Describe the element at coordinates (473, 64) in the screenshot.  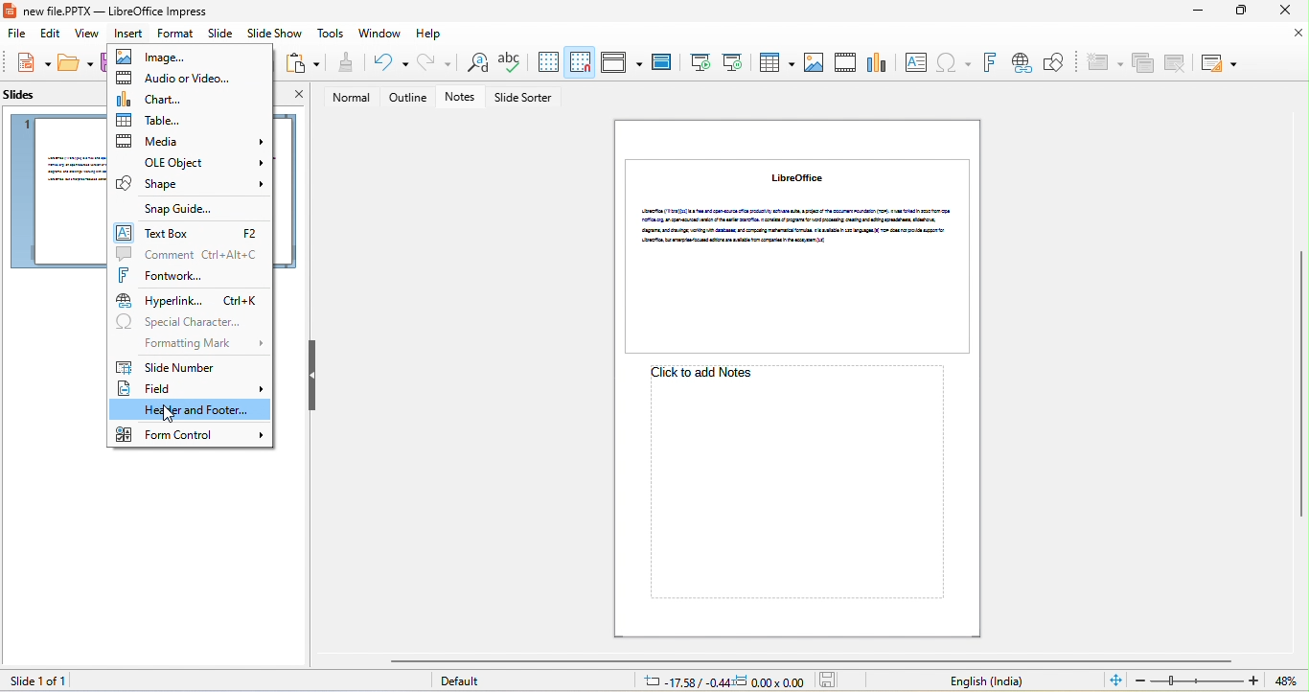
I see `find and replace` at that location.